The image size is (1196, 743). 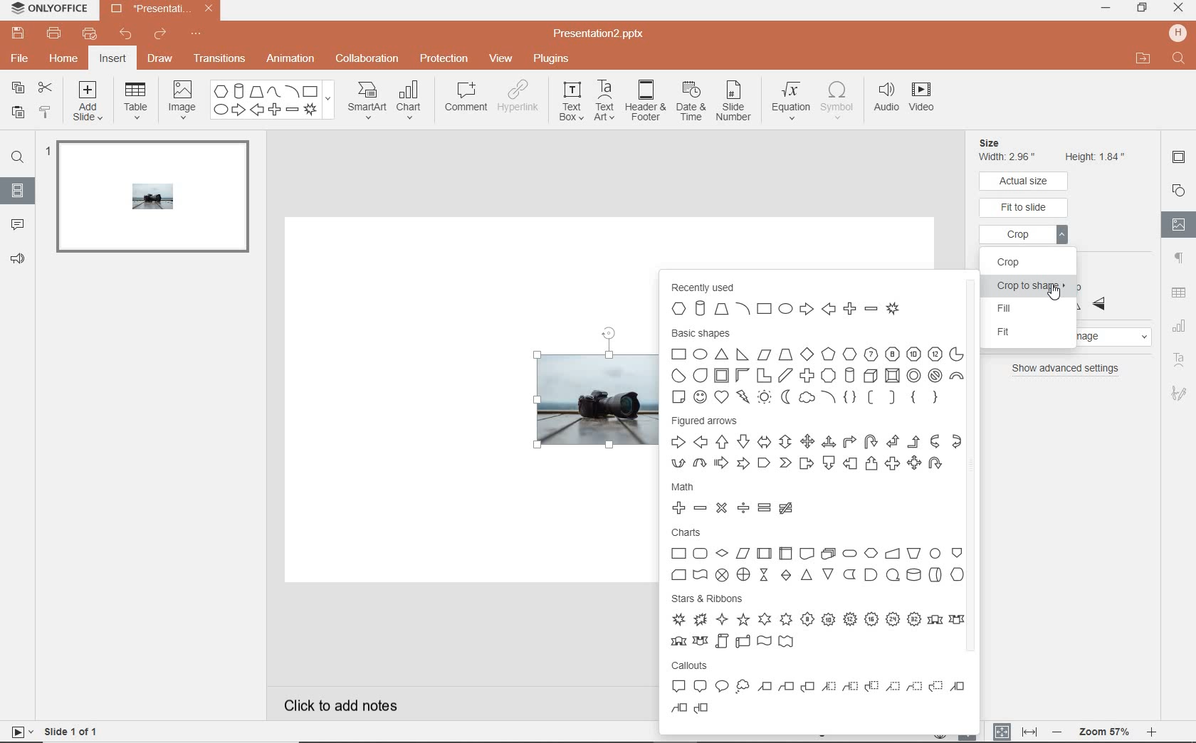 I want to click on view, so click(x=502, y=58).